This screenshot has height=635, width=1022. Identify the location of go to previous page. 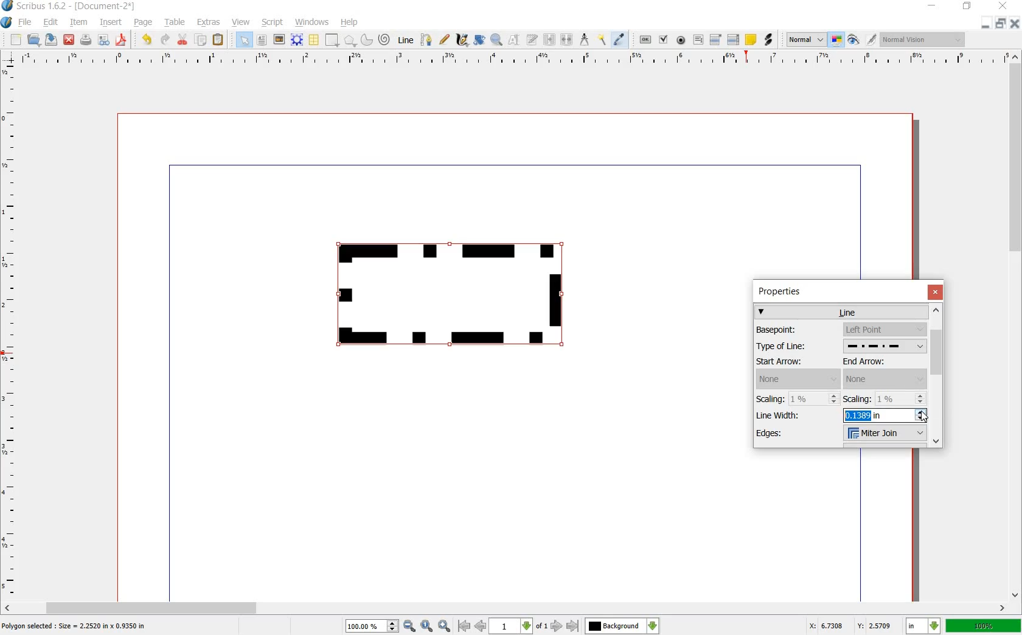
(480, 626).